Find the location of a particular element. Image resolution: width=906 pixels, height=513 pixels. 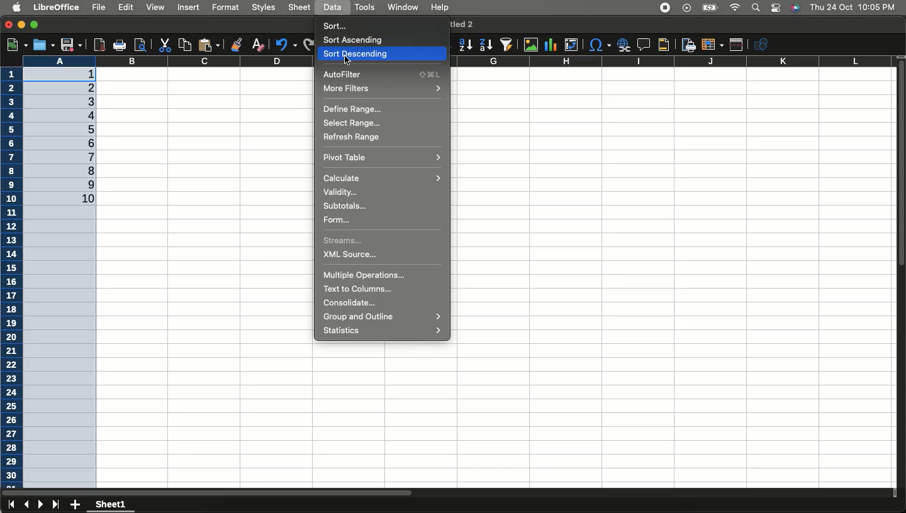

File is located at coordinates (98, 7).